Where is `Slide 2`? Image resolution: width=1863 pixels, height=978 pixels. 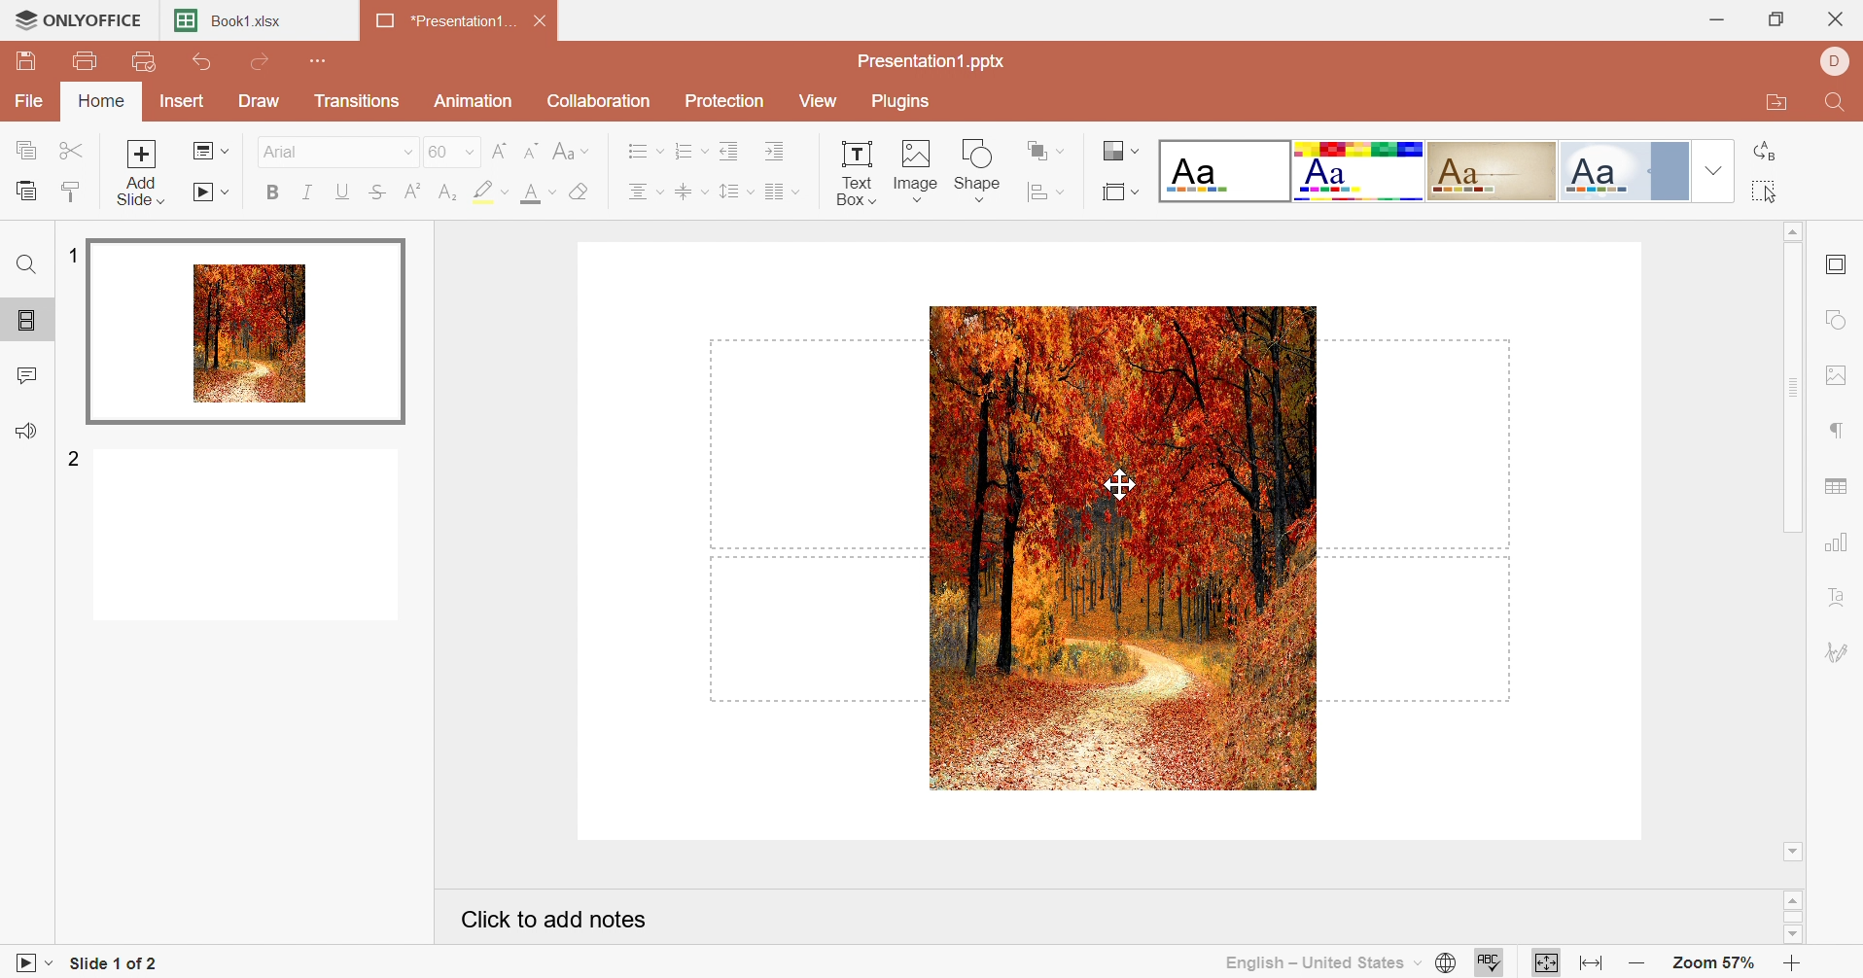
Slide 2 is located at coordinates (248, 537).